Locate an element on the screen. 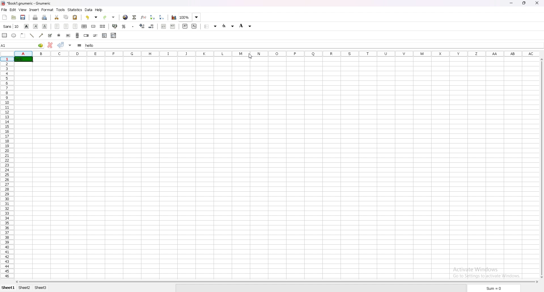 This screenshot has width=544, height=292. redo is located at coordinates (109, 17).